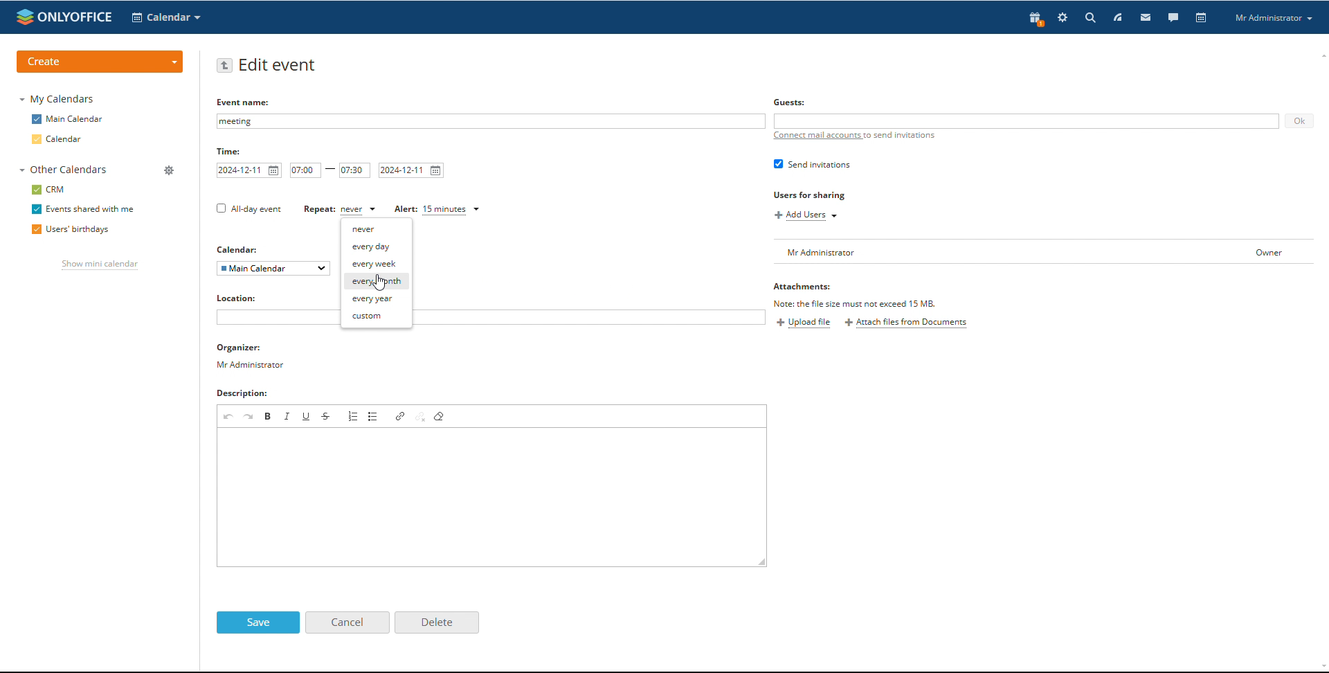  I want to click on every month, so click(377, 282).